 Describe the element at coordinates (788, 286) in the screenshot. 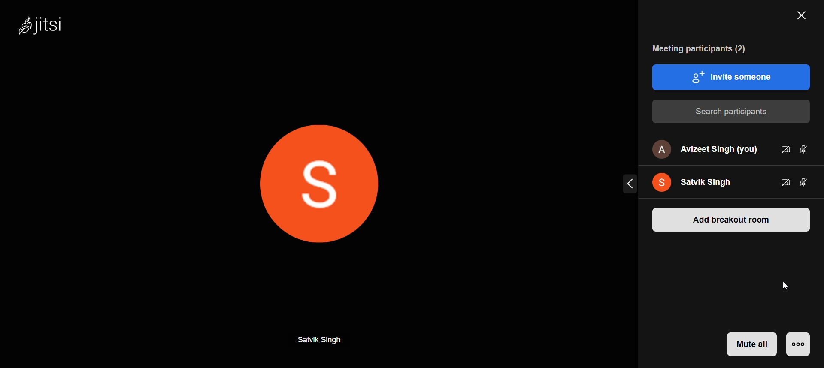

I see `cursor` at that location.